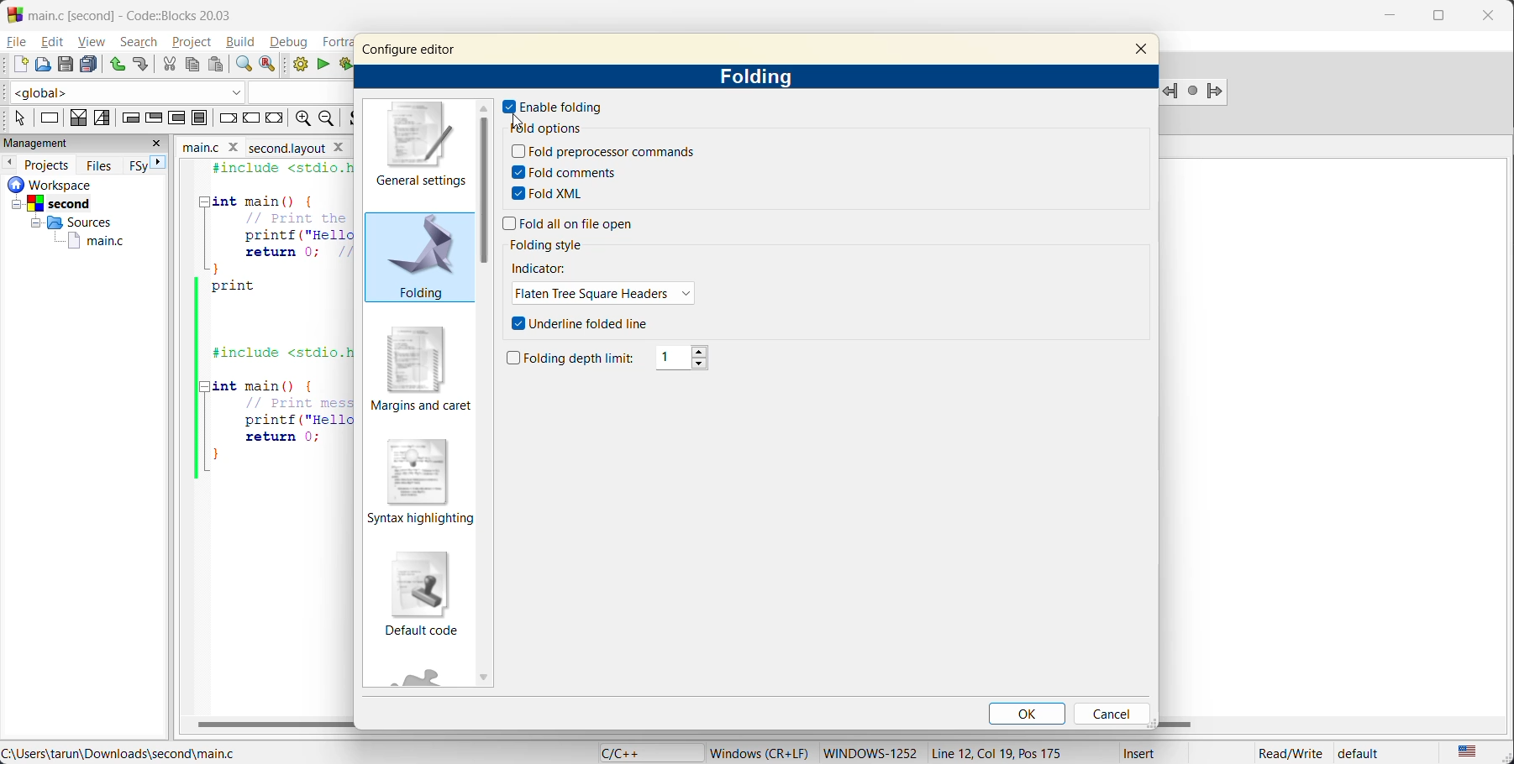 The image size is (1514, 764). What do you see at coordinates (422, 591) in the screenshot?
I see `default code` at bounding box center [422, 591].